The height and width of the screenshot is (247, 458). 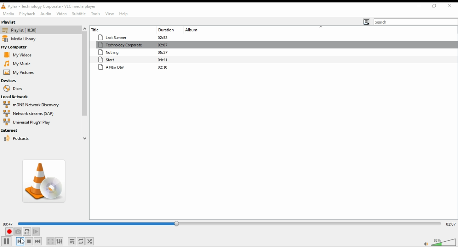 I want to click on video, so click(x=60, y=13).